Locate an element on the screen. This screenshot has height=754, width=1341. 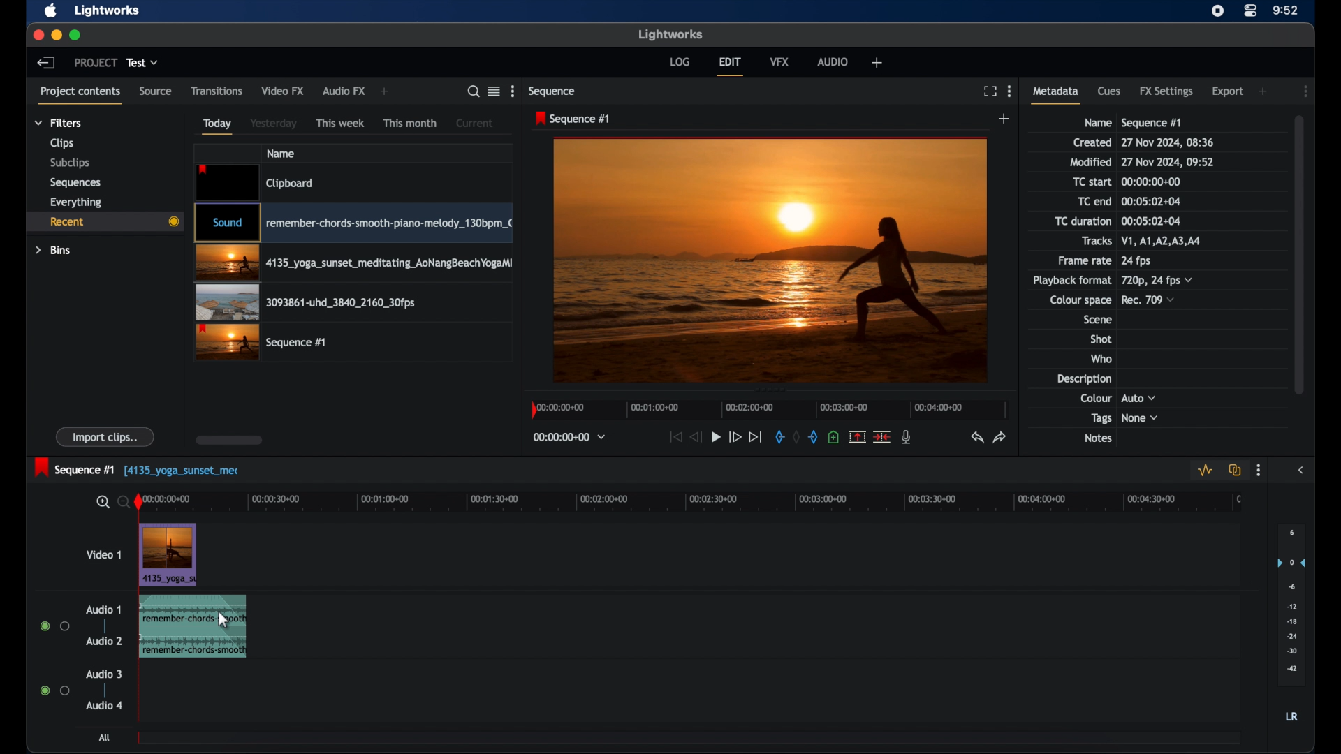
rewind is located at coordinates (696, 437).